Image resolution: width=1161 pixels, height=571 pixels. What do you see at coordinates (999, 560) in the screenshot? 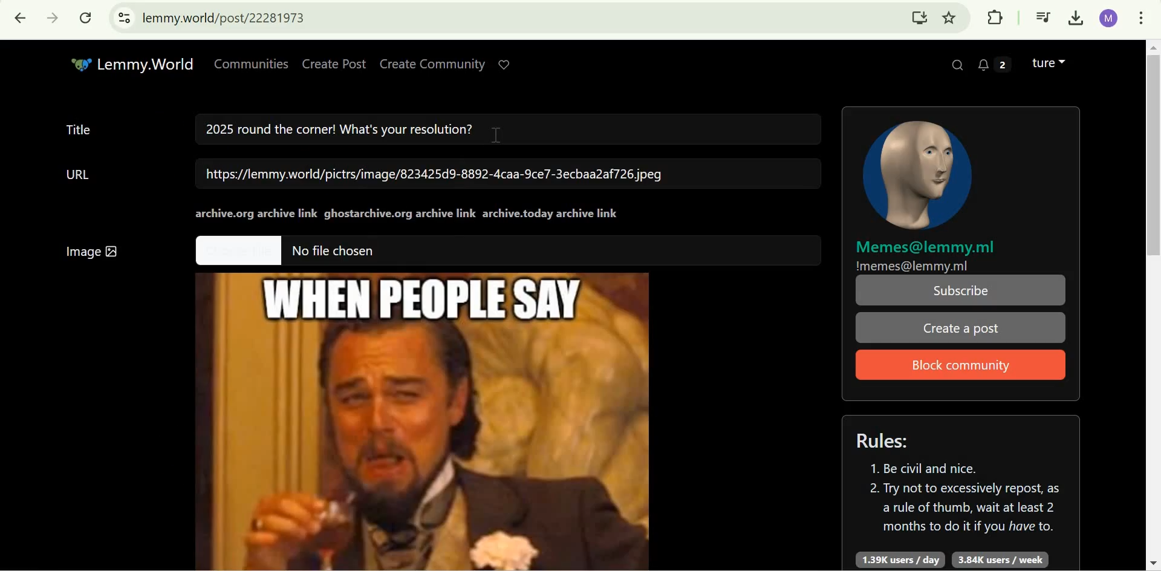
I see `3.84K users/week` at bounding box center [999, 560].